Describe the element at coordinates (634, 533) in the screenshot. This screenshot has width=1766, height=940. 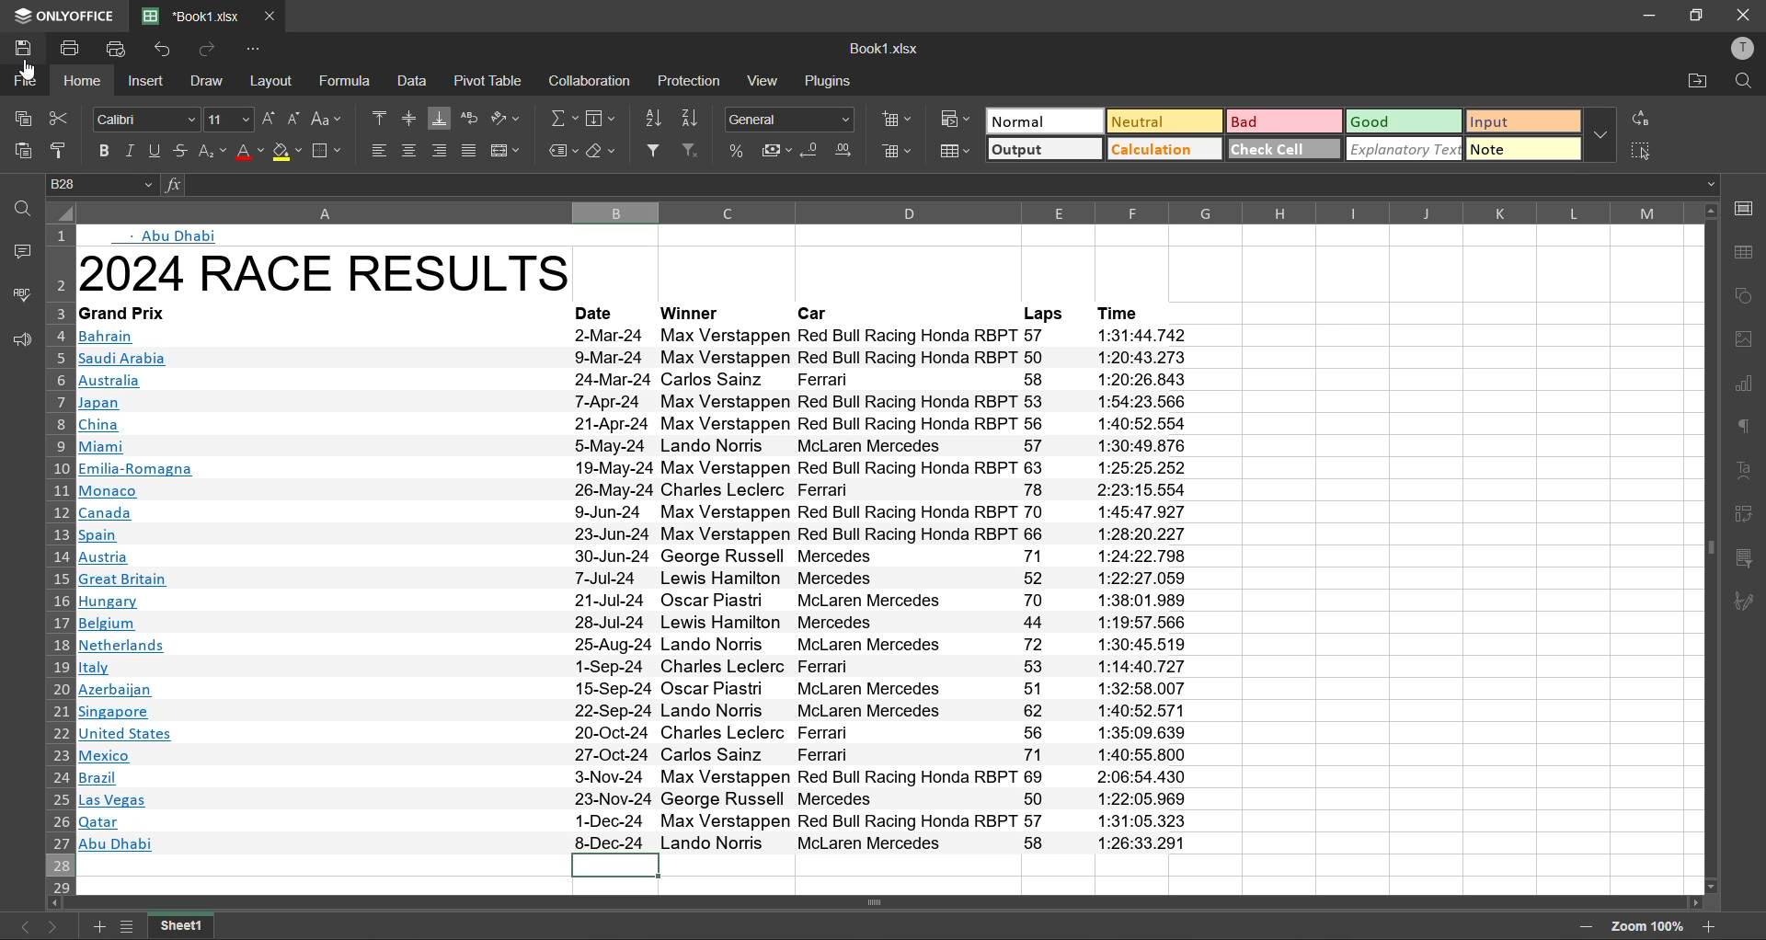
I see `spain 23-Jun-24 Max Verstappen Red Bull Racing Honda RBPT 66 1:28:20.227` at that location.